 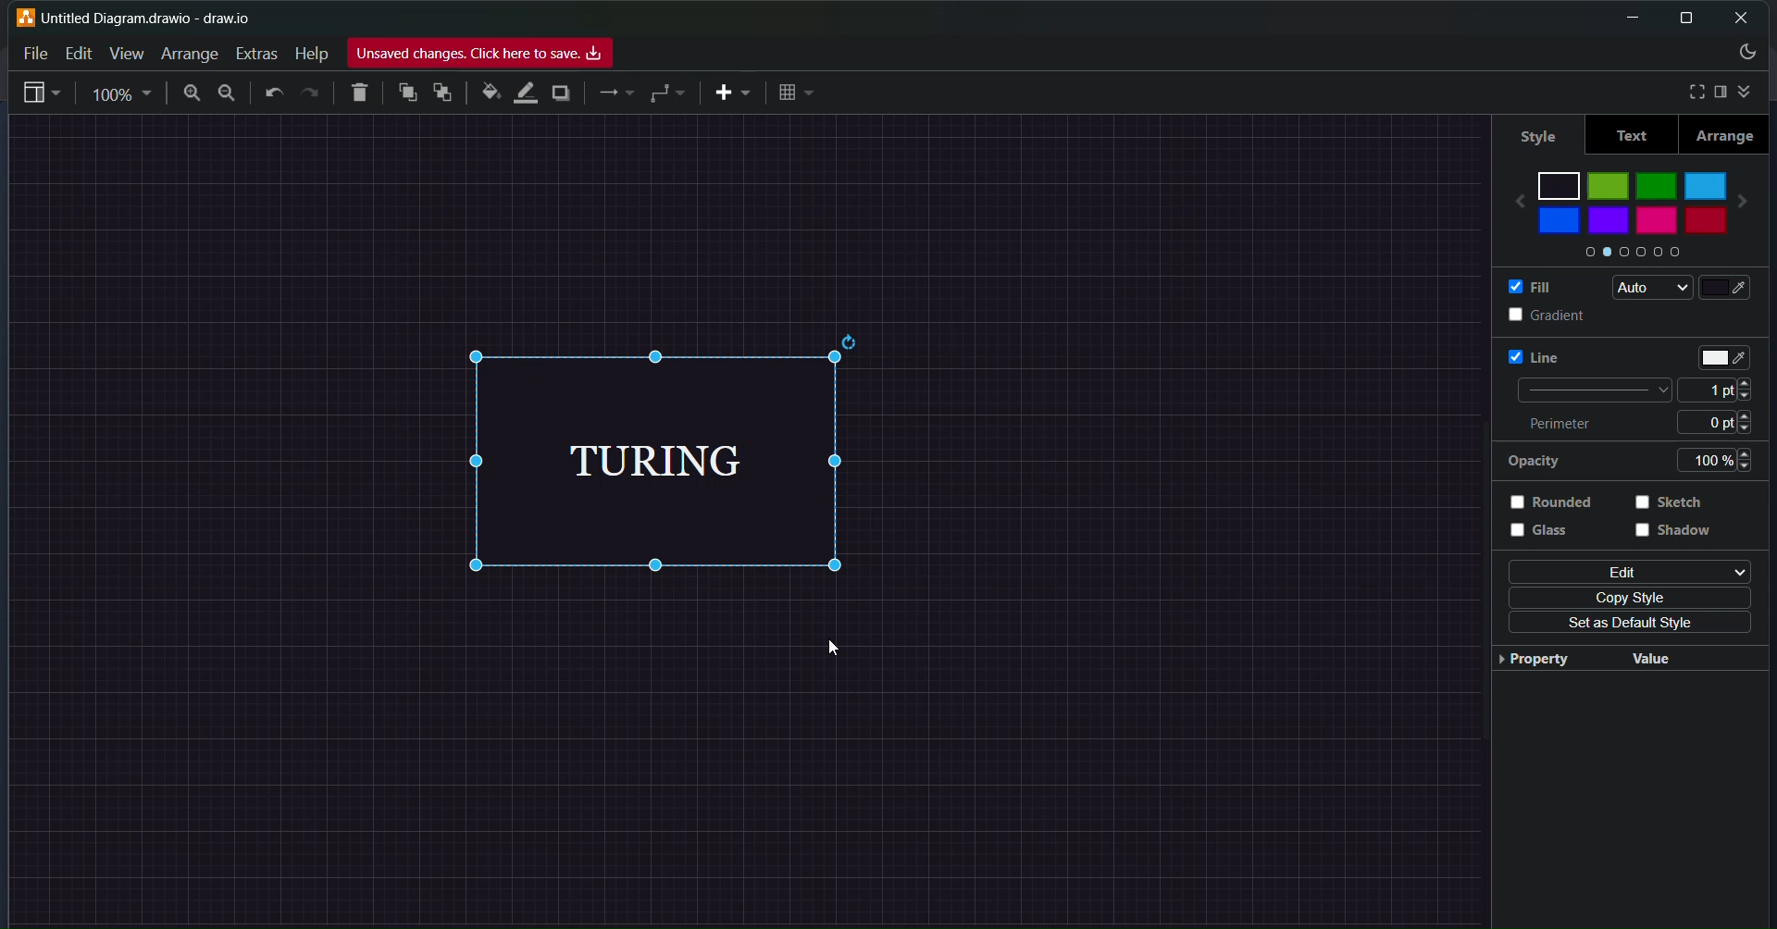 What do you see at coordinates (694, 461) in the screenshot?
I see `TURING` at bounding box center [694, 461].